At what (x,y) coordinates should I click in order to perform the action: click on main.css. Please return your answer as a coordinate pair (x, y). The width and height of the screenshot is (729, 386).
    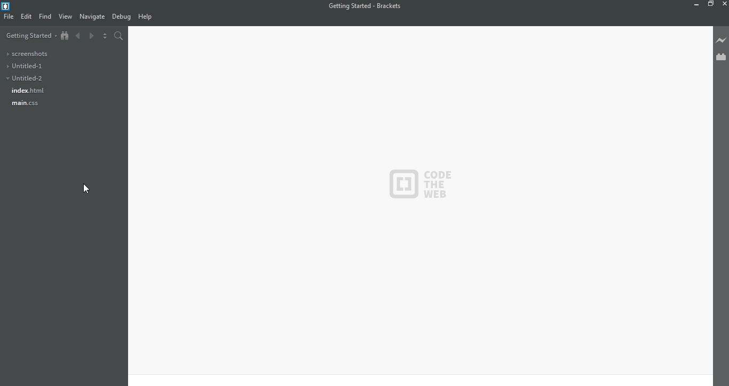
    Looking at the image, I should click on (25, 104).